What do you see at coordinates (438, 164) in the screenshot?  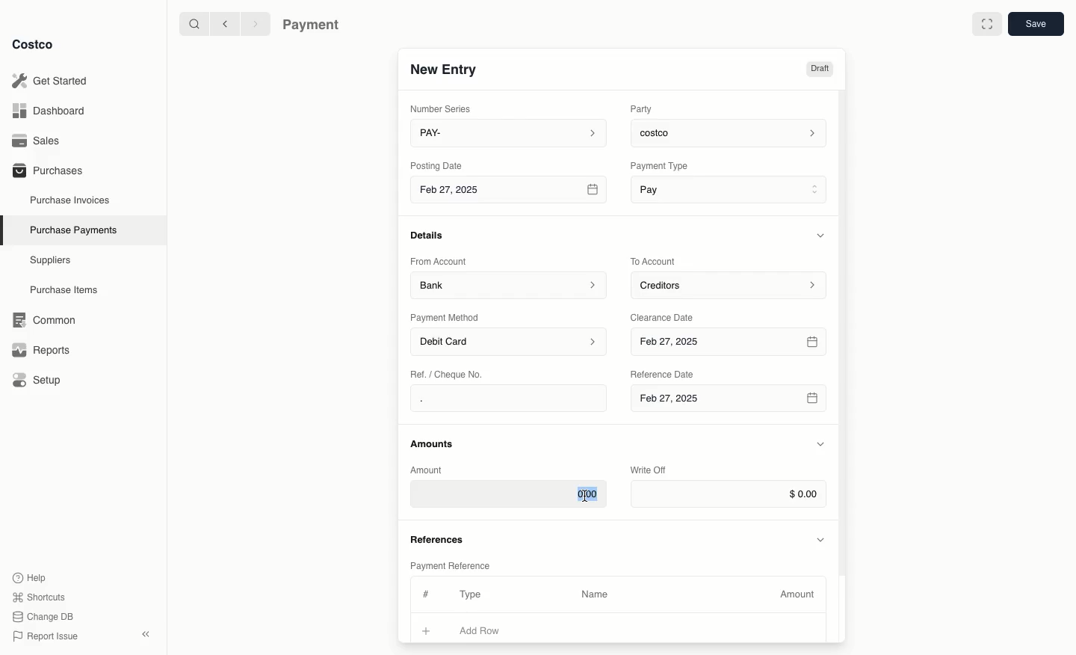 I see `Posting Date` at bounding box center [438, 164].